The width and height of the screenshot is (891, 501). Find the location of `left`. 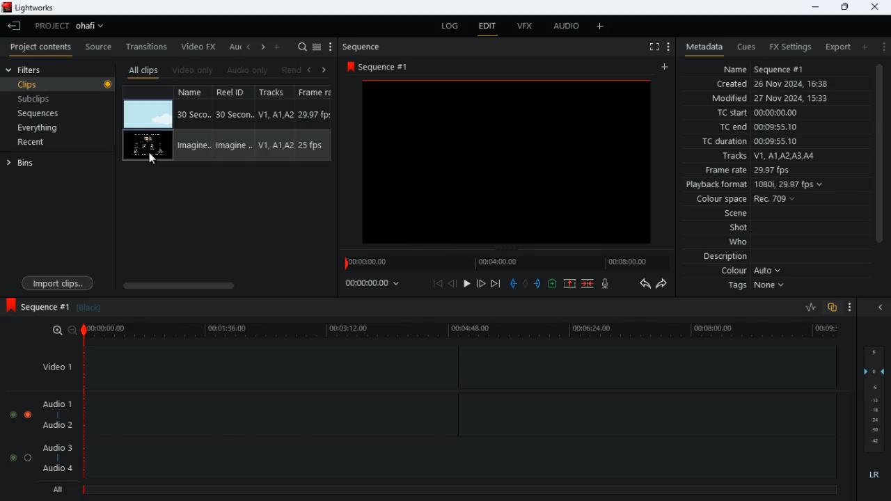

left is located at coordinates (251, 48).